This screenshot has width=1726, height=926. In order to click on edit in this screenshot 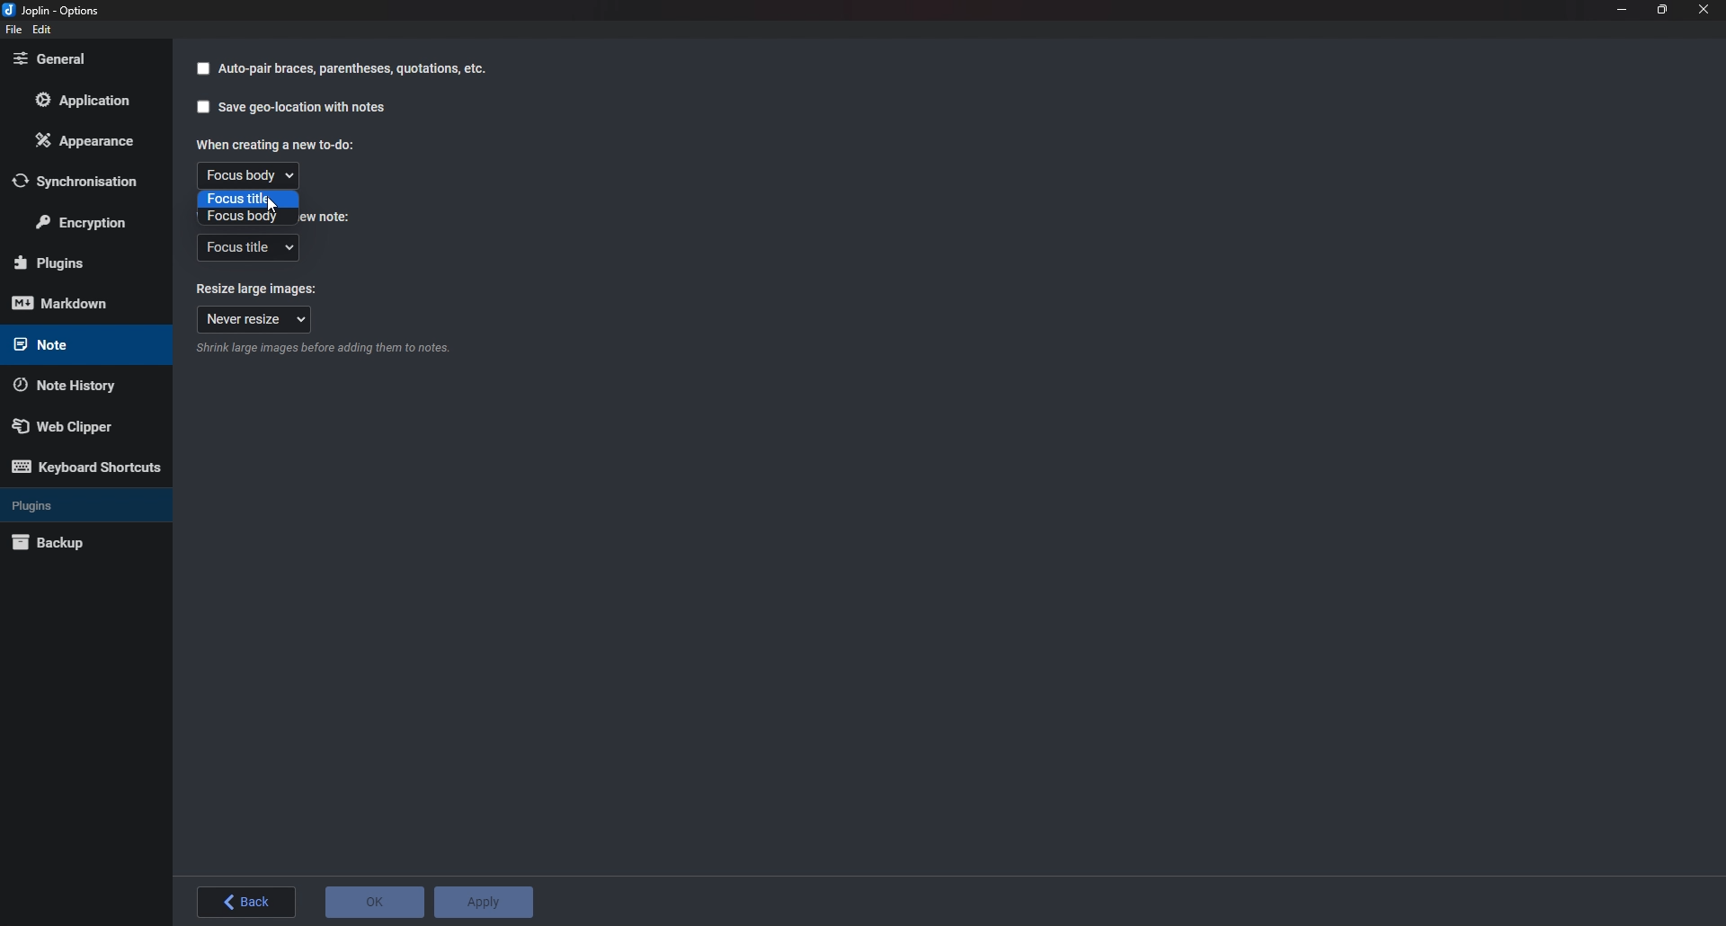, I will do `click(44, 30)`.